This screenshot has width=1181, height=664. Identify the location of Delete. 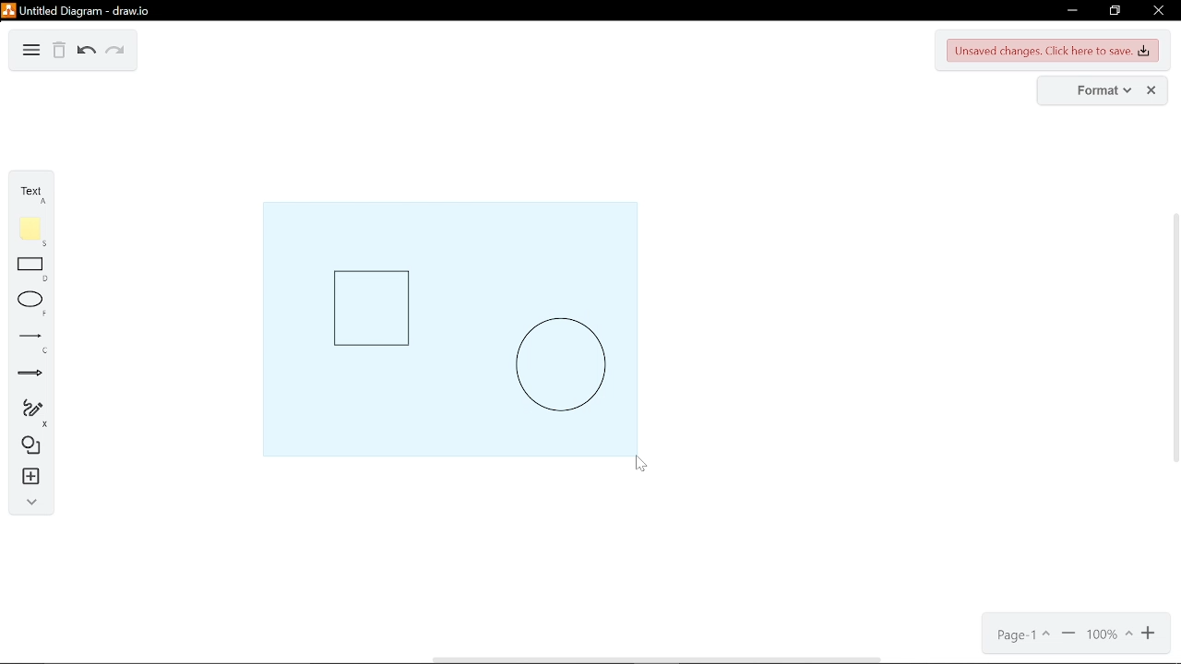
(59, 52).